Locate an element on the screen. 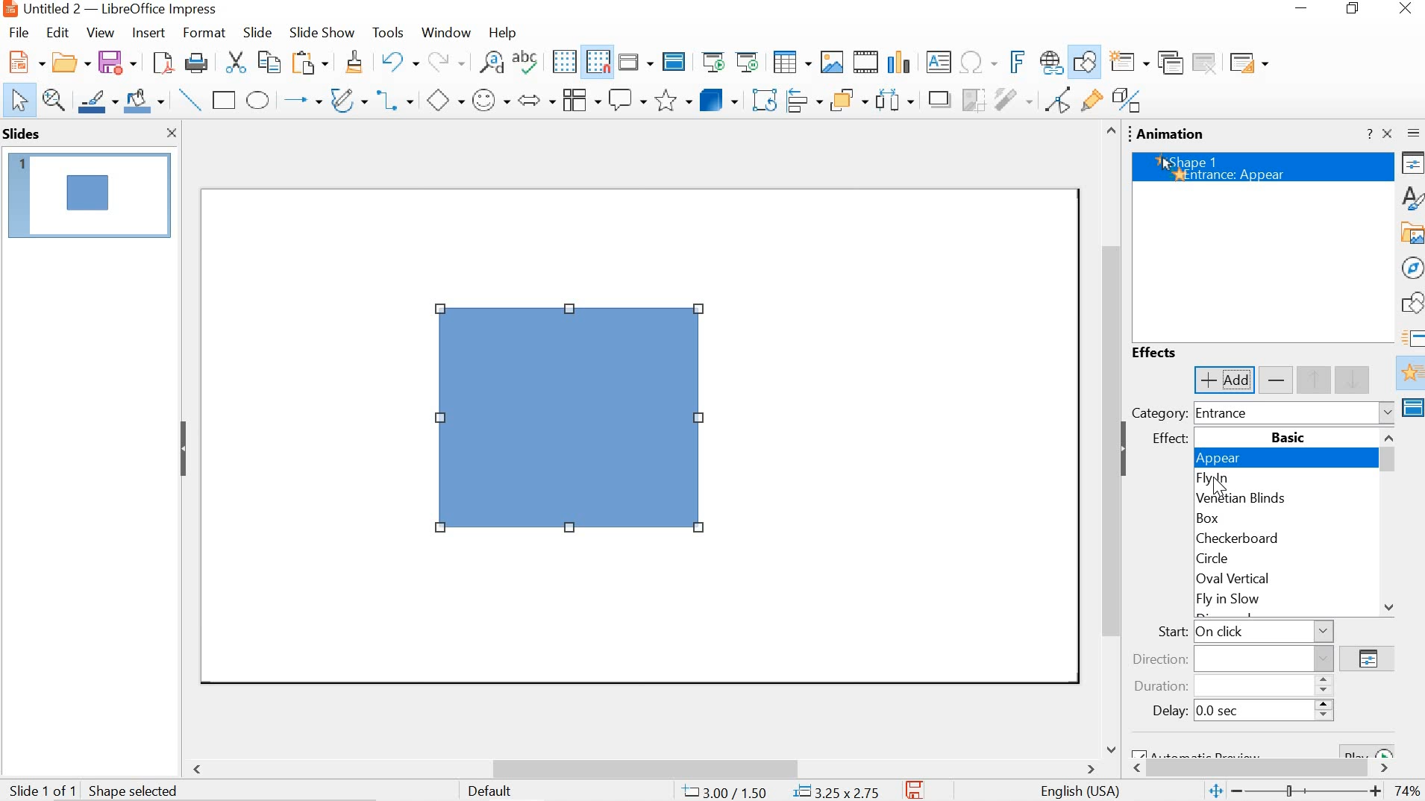 This screenshot has height=801, width=1425. ellipse is located at coordinates (259, 100).